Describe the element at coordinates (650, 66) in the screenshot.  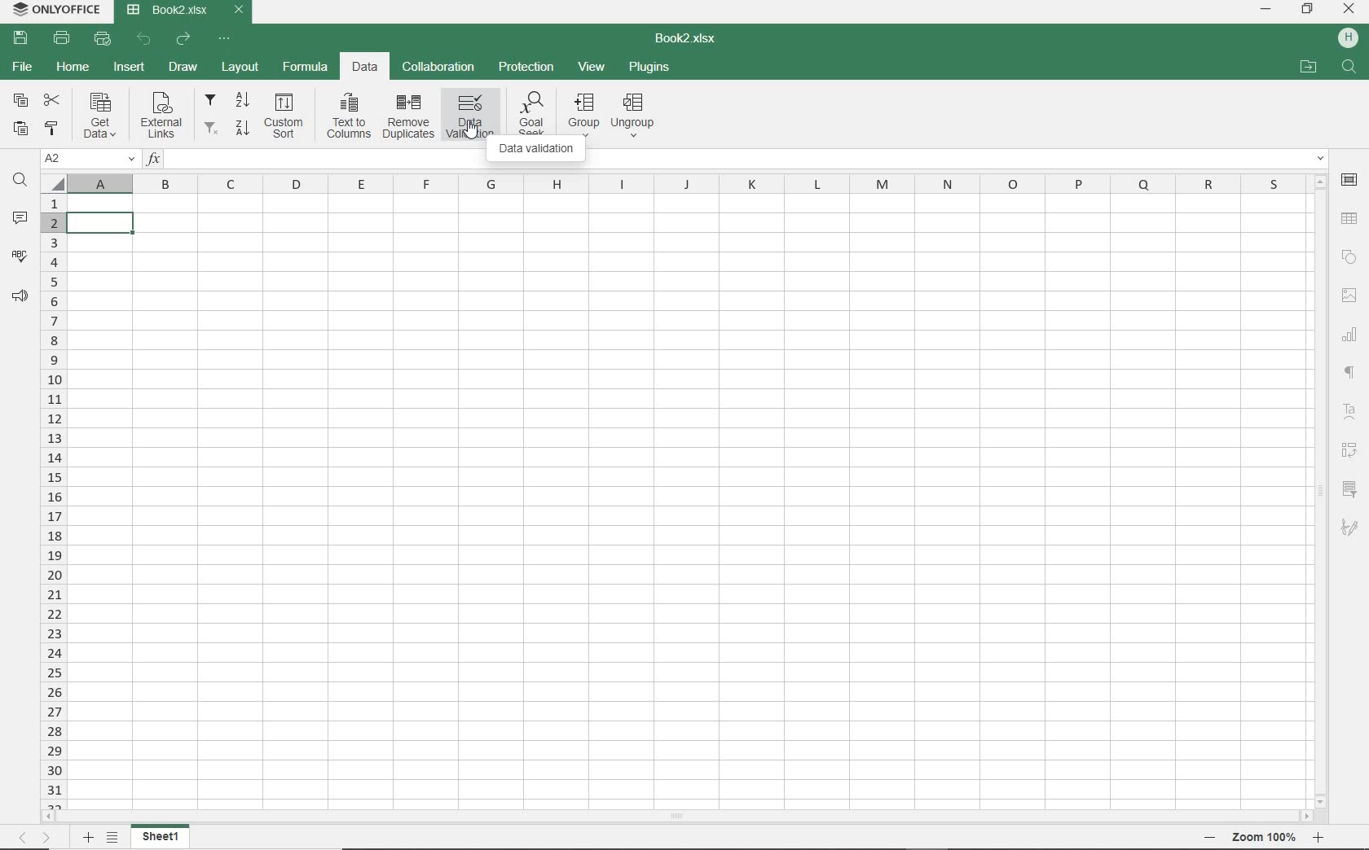
I see `PLUGINS` at that location.